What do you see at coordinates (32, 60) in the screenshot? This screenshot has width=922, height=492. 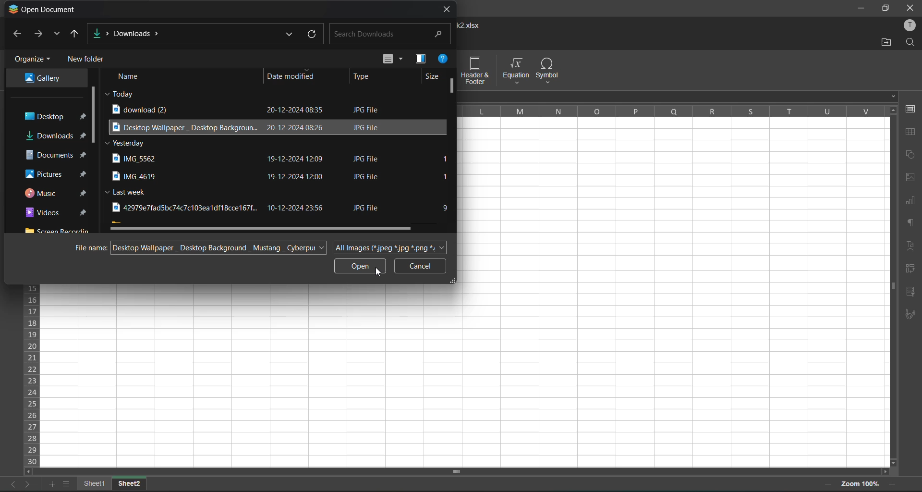 I see `organize` at bounding box center [32, 60].